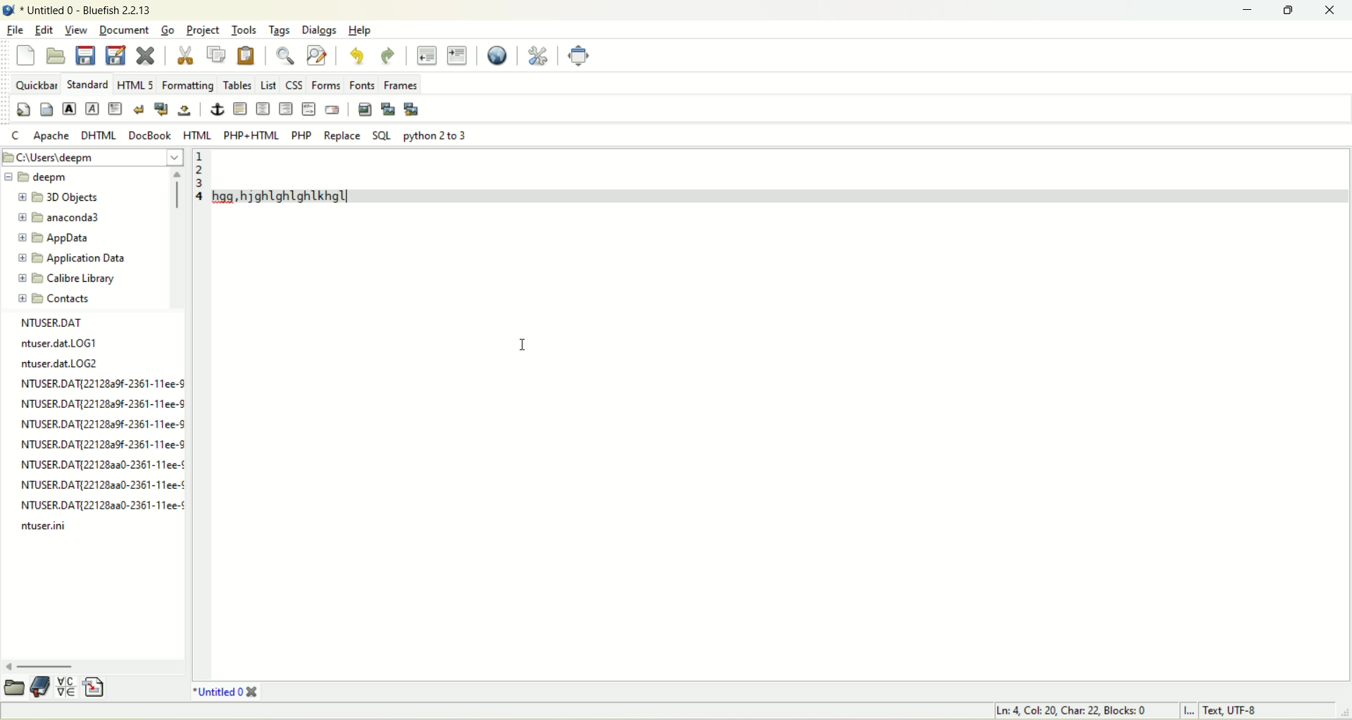  What do you see at coordinates (149, 135) in the screenshot?
I see `DocBook` at bounding box center [149, 135].